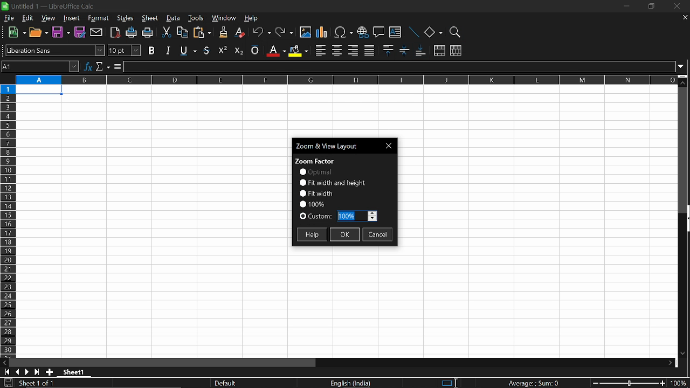 This screenshot has height=388, width=690. Describe the element at coordinates (686, 219) in the screenshot. I see `vertical scrollbar` at that location.